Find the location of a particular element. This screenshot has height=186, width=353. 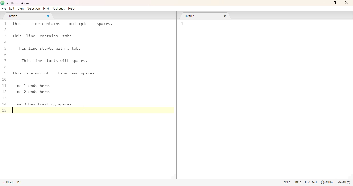

selection is located at coordinates (34, 9).